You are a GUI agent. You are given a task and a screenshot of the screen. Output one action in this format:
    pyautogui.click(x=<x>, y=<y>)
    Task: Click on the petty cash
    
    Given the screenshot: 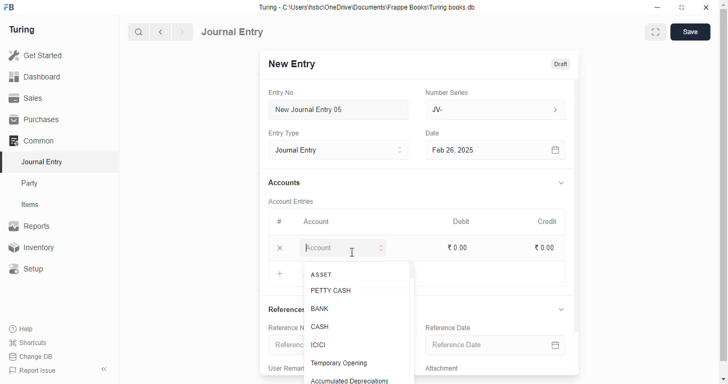 What is the action you would take?
    pyautogui.click(x=331, y=291)
    